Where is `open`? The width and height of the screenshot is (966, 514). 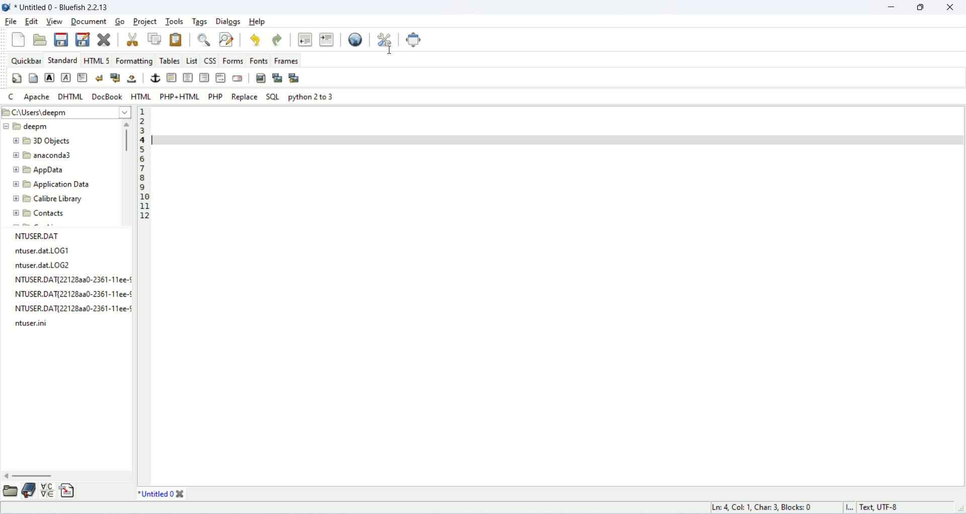
open is located at coordinates (40, 40).